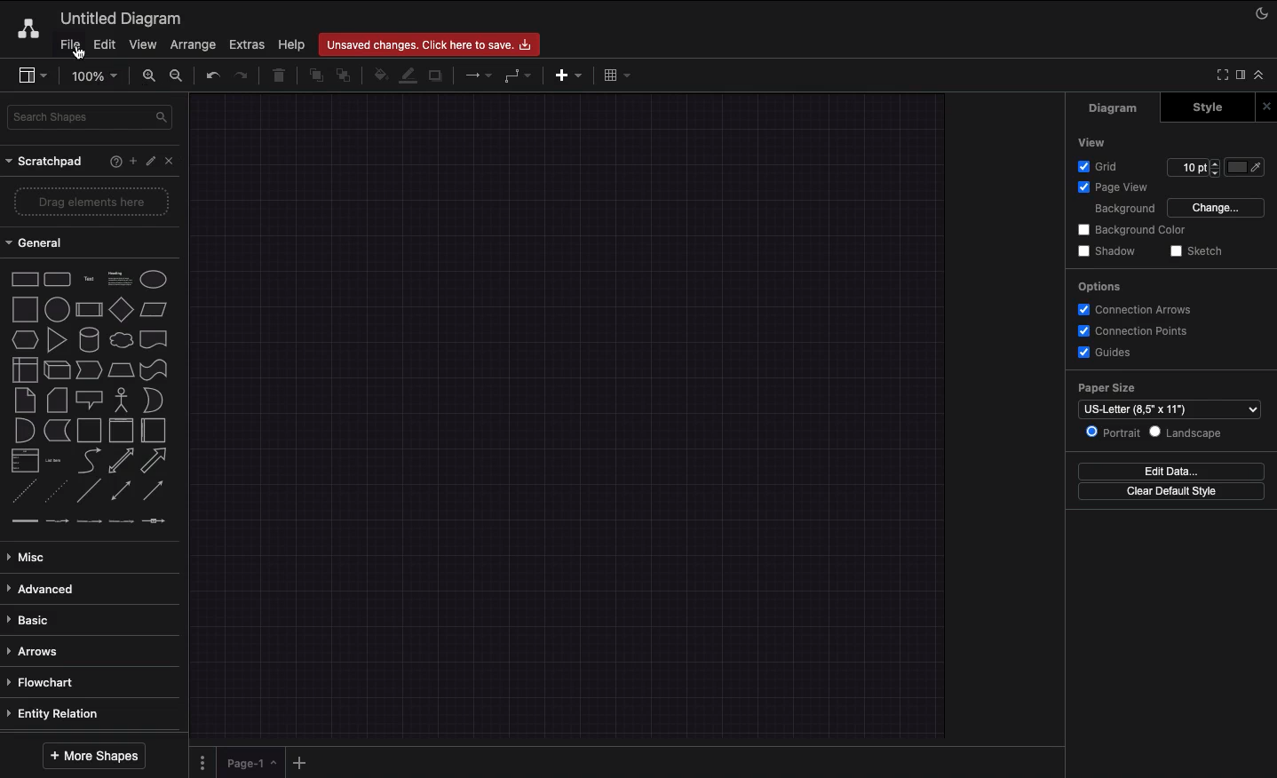 This screenshot has width=1277, height=778. What do you see at coordinates (31, 557) in the screenshot?
I see `Misc` at bounding box center [31, 557].